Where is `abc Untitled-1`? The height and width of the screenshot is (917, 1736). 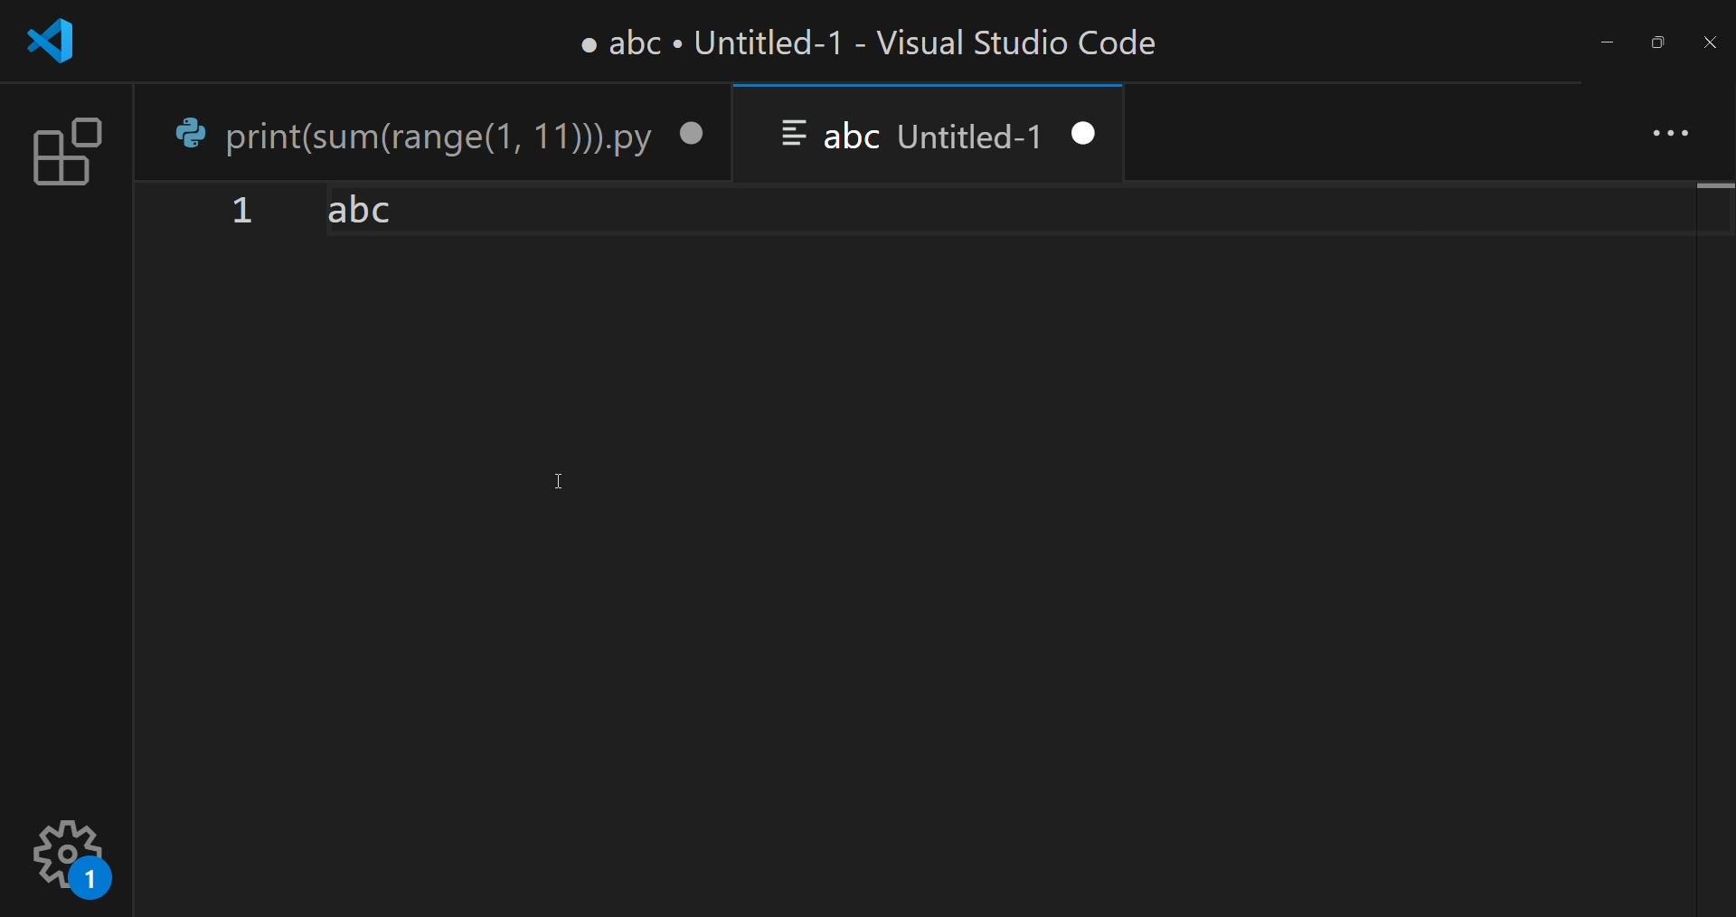
abc Untitled-1 is located at coordinates (911, 133).